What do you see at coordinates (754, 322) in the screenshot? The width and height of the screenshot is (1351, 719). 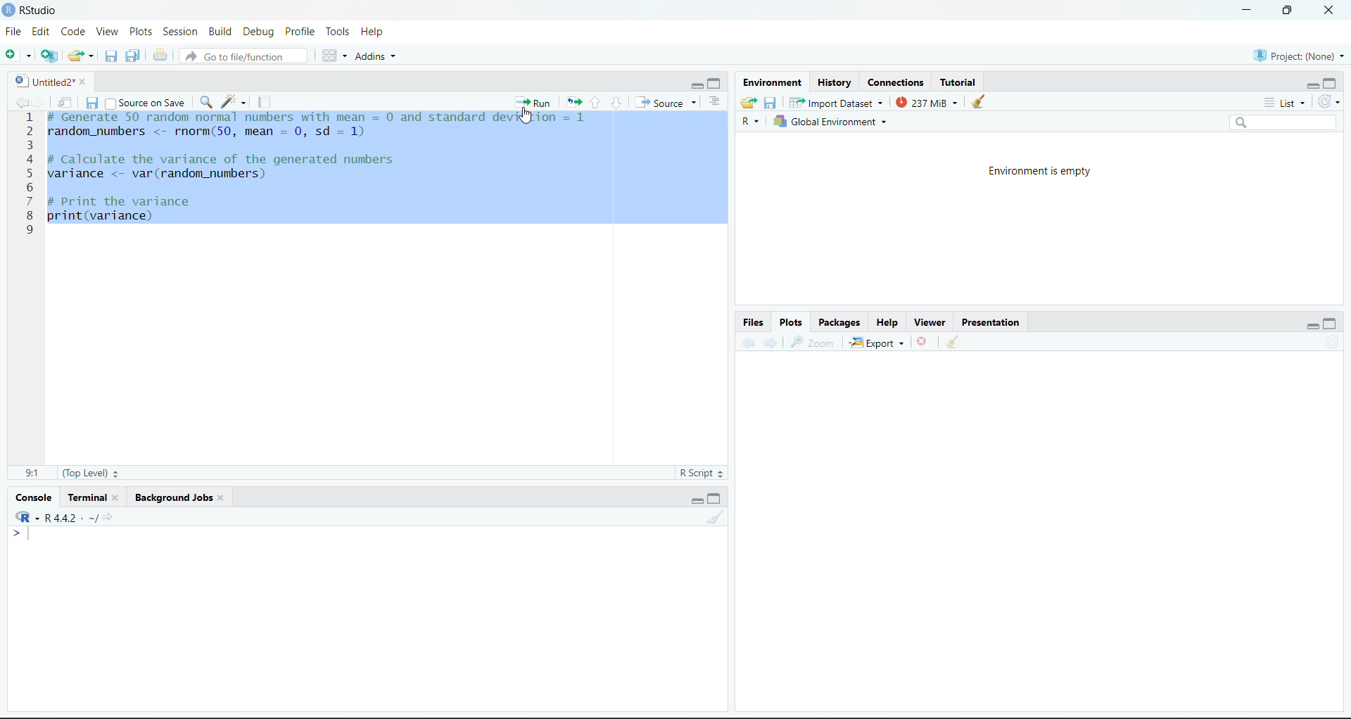 I see `Files` at bounding box center [754, 322].